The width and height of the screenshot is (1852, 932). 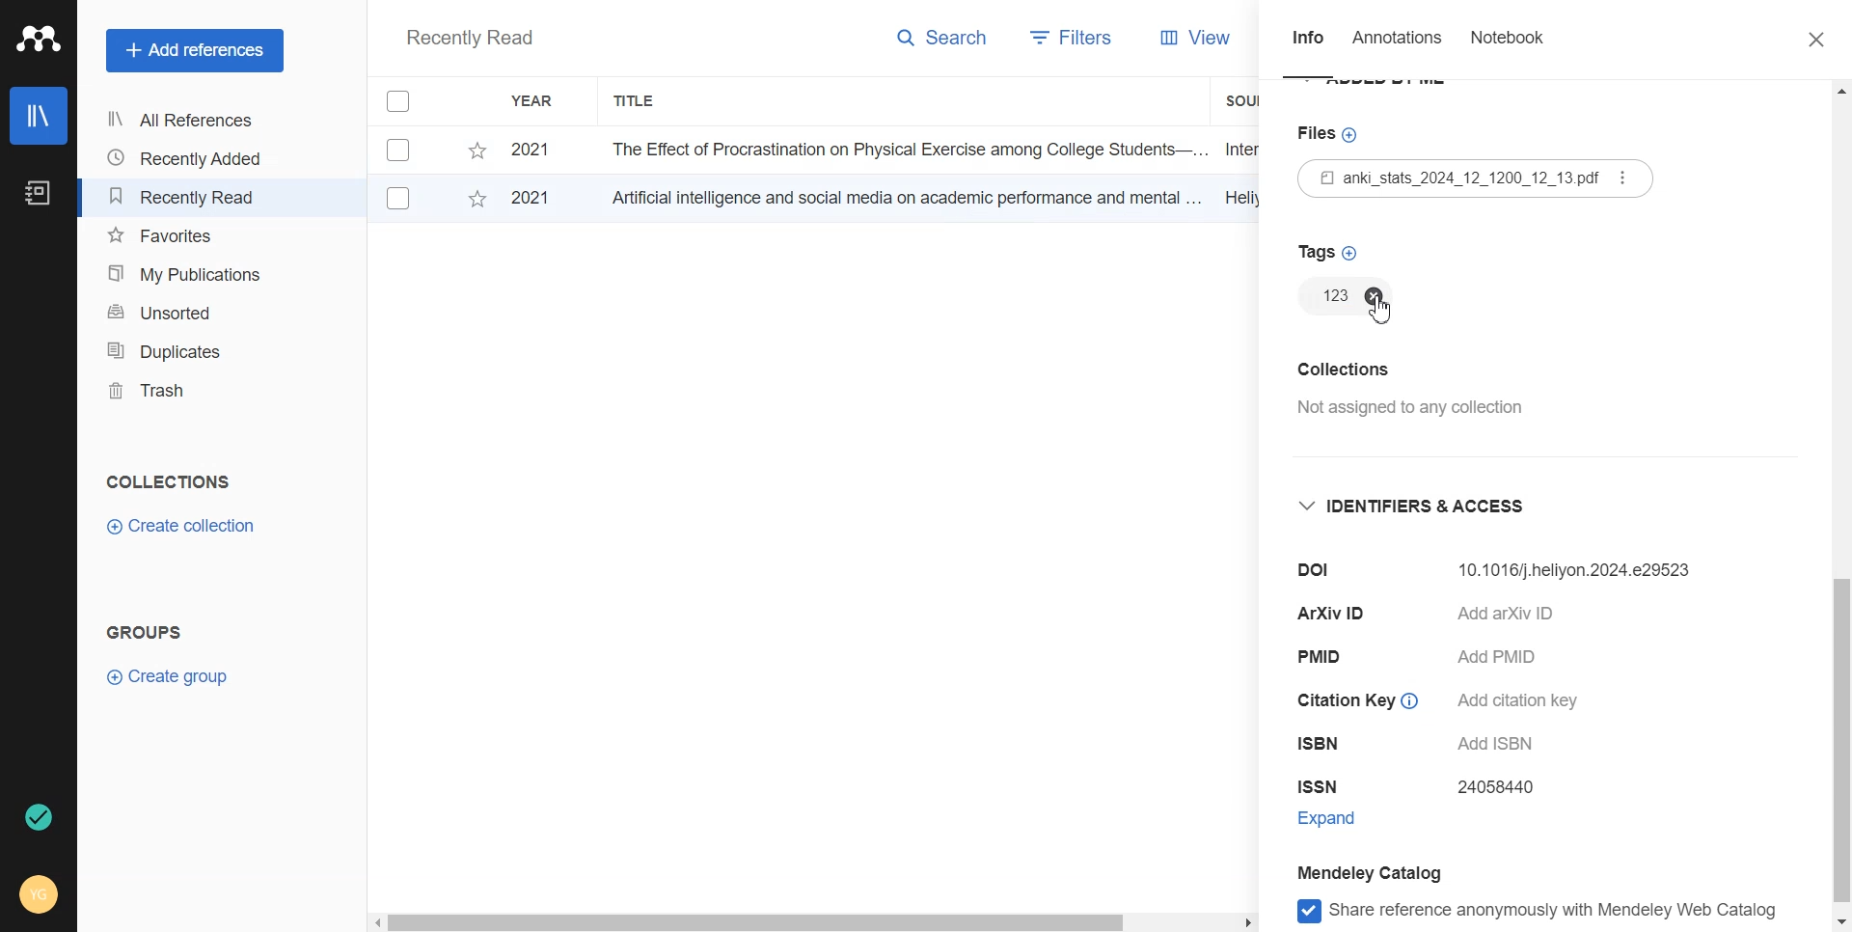 What do you see at coordinates (469, 40) in the screenshot?
I see `Recently Read` at bounding box center [469, 40].